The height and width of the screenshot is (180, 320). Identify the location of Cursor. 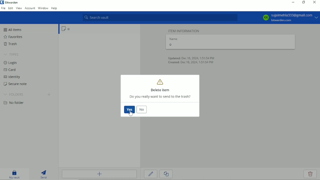
(130, 112).